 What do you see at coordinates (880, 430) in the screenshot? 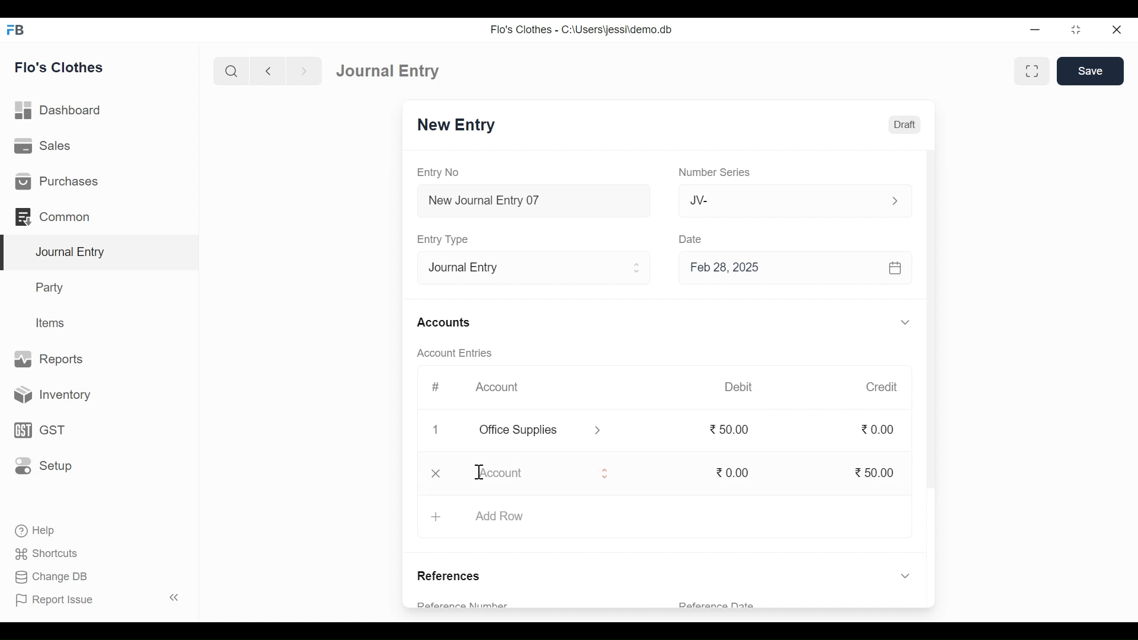
I see `0.00` at bounding box center [880, 430].